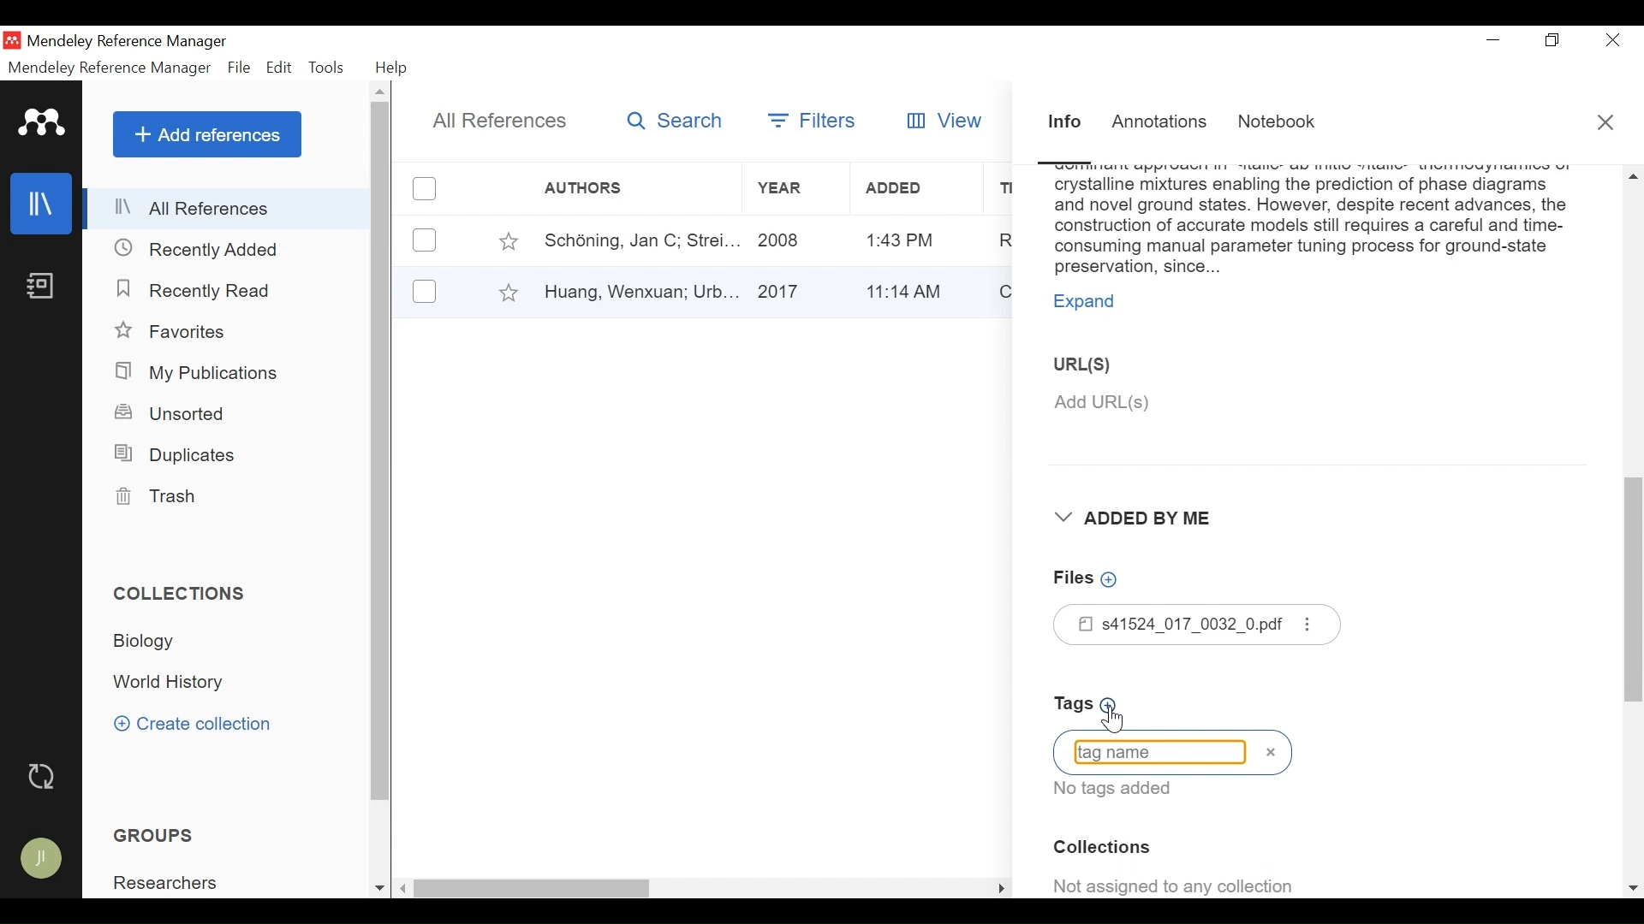  What do you see at coordinates (203, 292) in the screenshot?
I see `Recently Read` at bounding box center [203, 292].